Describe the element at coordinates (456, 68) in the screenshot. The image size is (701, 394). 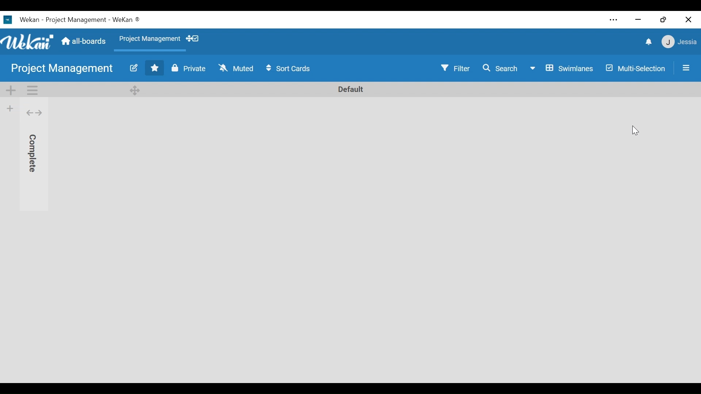
I see `Filter` at that location.